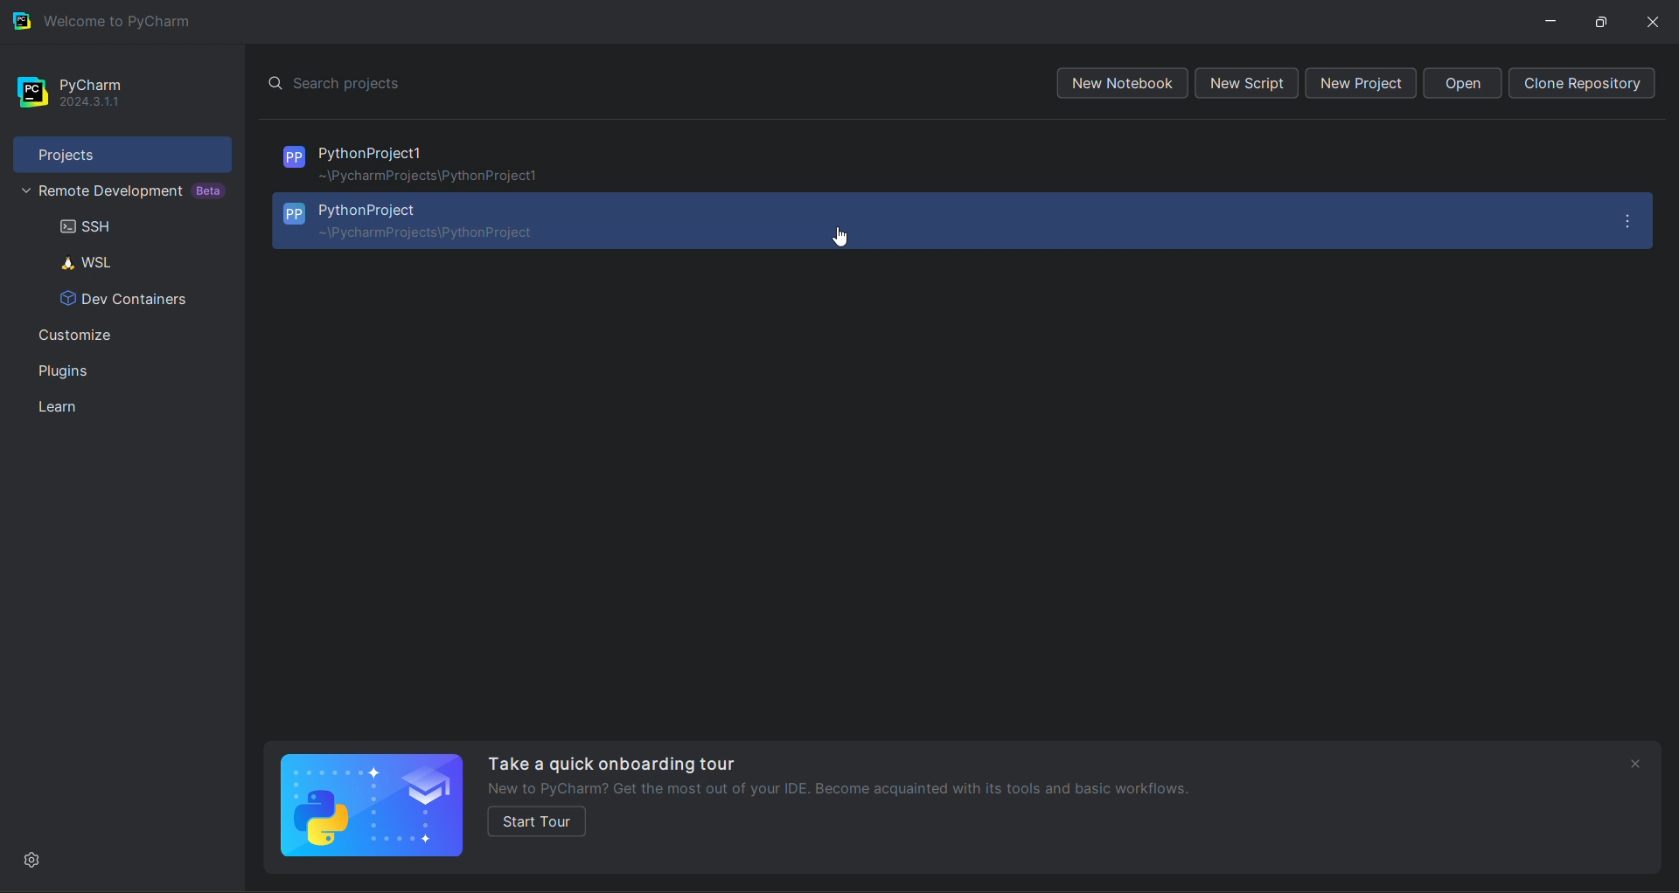 The width and height of the screenshot is (1679, 893). Describe the element at coordinates (1363, 83) in the screenshot. I see `new project` at that location.